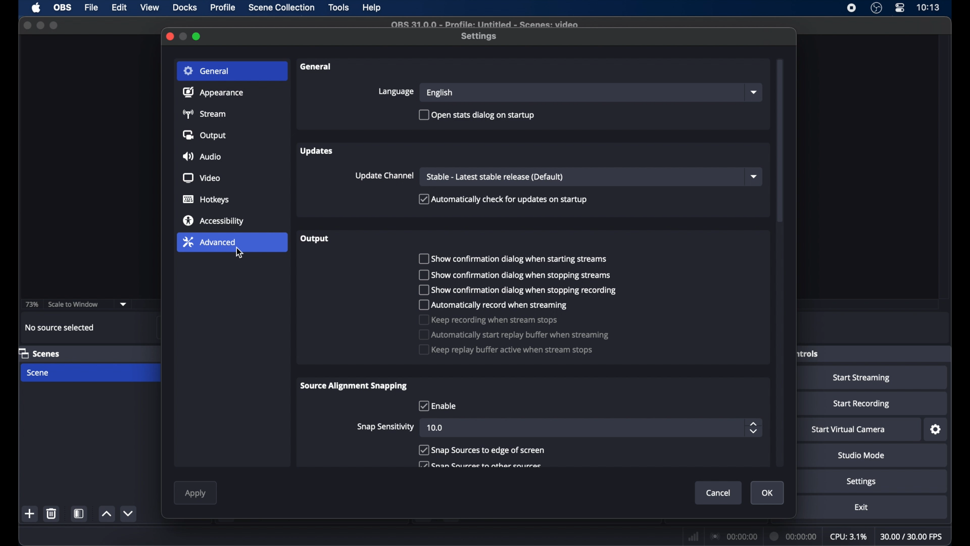 The width and height of the screenshot is (970, 546). What do you see at coordinates (195, 493) in the screenshot?
I see `apply ` at bounding box center [195, 493].